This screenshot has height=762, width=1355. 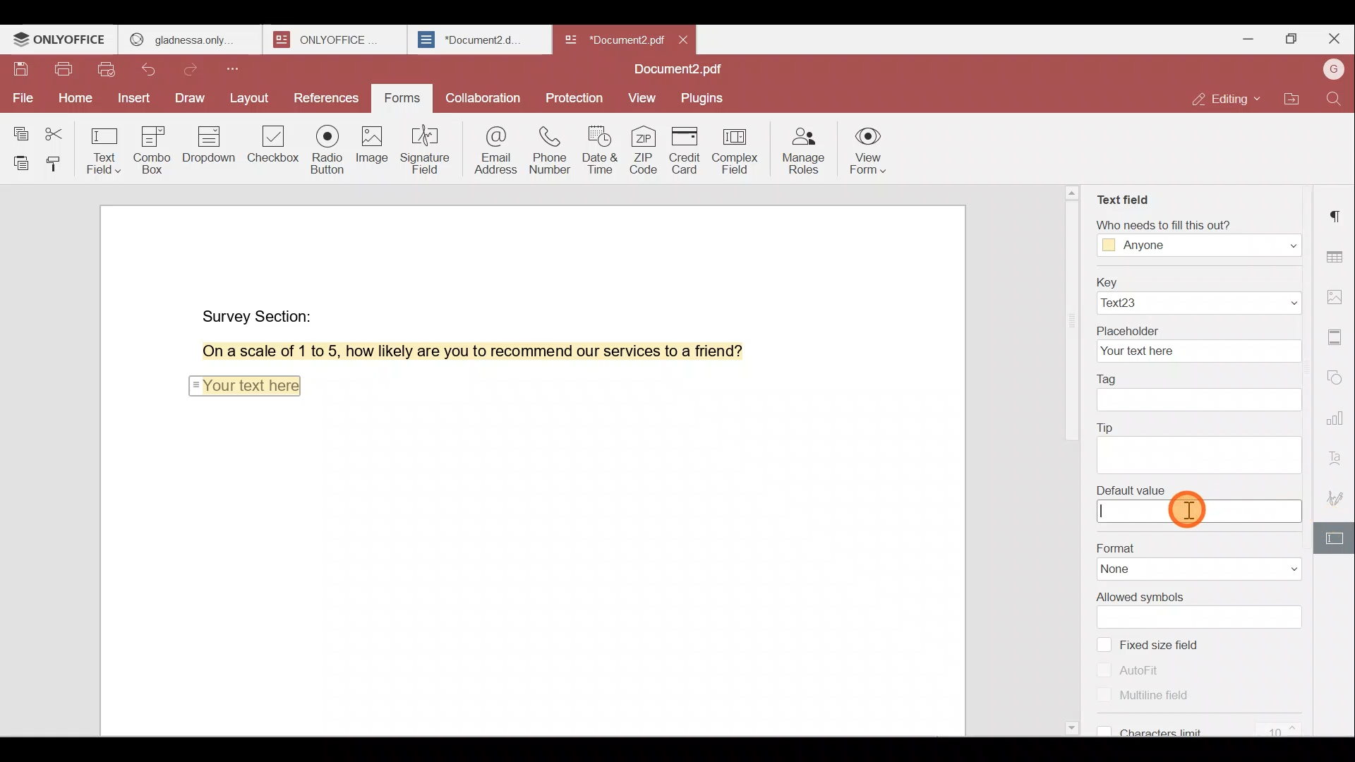 I want to click on Format, so click(x=1194, y=558).